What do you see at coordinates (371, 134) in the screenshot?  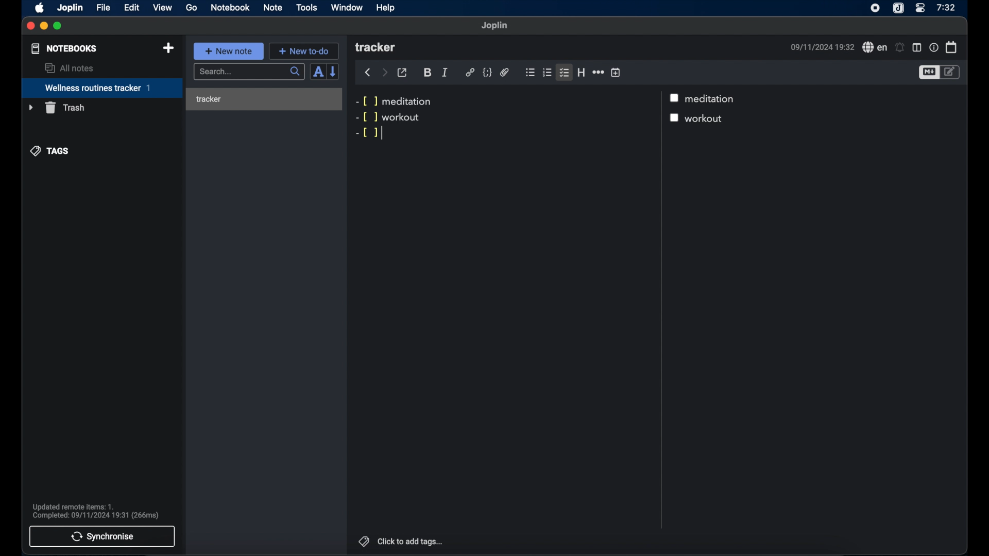 I see `-[ ]` at bounding box center [371, 134].